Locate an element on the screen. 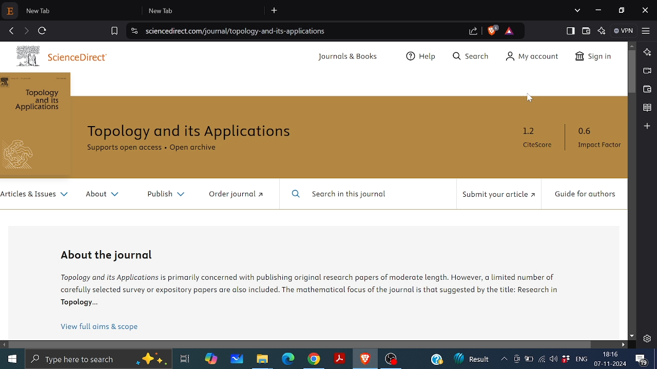 This screenshot has height=369, width=657. whiteboard is located at coordinates (237, 359).